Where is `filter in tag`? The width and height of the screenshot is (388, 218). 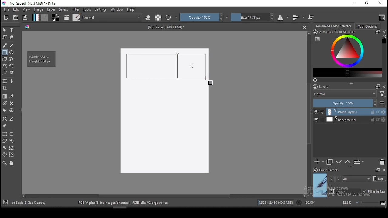
filter in tag is located at coordinates (374, 192).